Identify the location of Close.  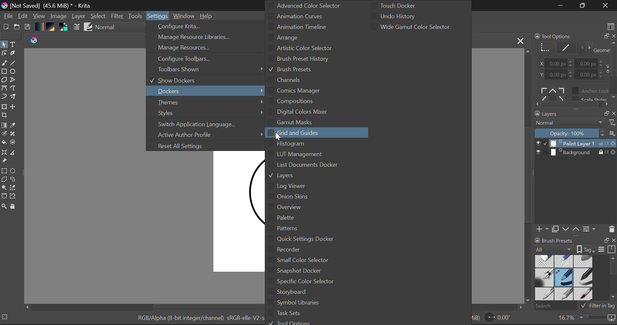
(607, 5).